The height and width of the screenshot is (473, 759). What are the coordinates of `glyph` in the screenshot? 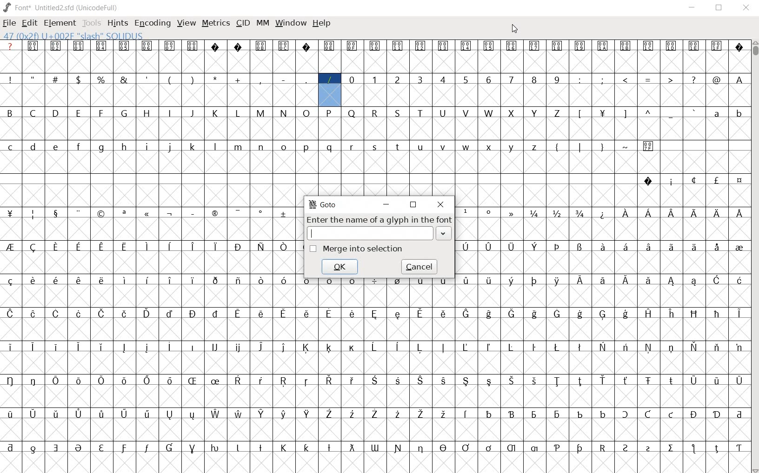 It's located at (398, 315).